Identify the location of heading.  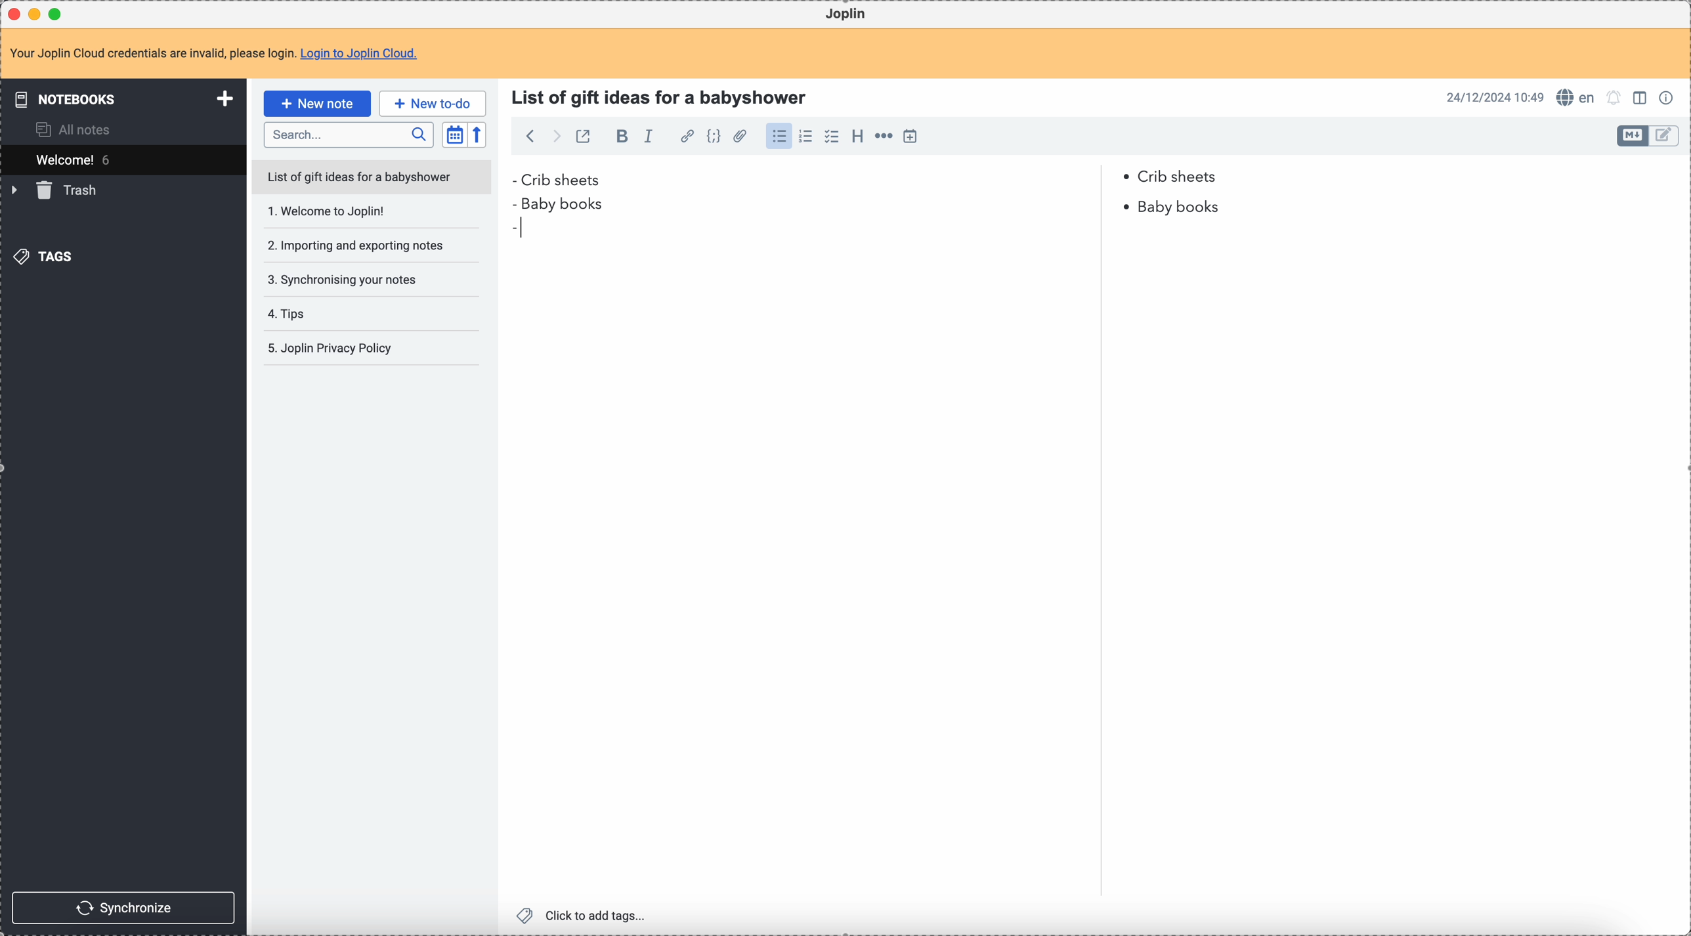
(857, 139).